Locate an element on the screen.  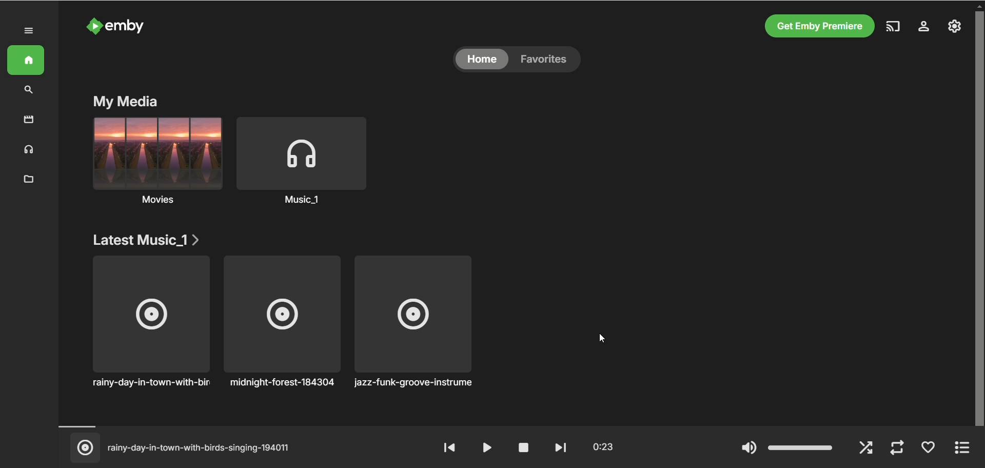
expand is located at coordinates (29, 31).